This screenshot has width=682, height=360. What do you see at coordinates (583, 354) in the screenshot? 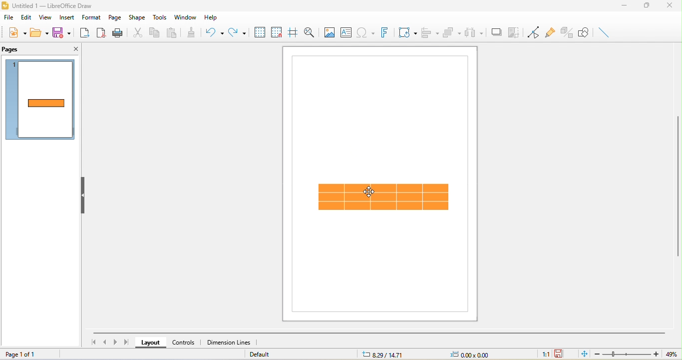
I see `fit page to current window` at bounding box center [583, 354].